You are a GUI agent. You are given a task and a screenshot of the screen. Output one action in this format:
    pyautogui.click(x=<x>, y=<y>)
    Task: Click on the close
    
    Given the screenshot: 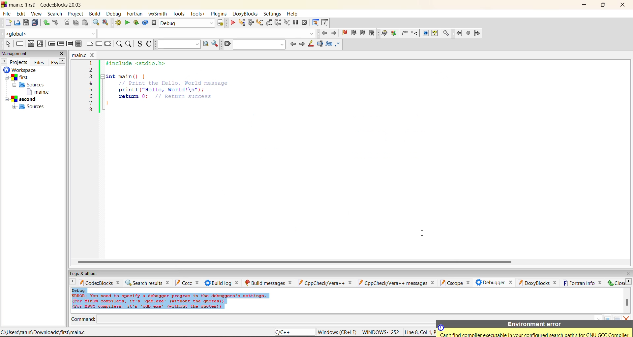 What is the action you would take?
    pyautogui.click(x=350, y=283)
    